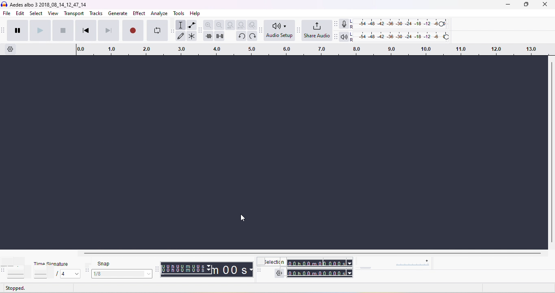 The image size is (555, 293). I want to click on select time signatur, so click(58, 274).